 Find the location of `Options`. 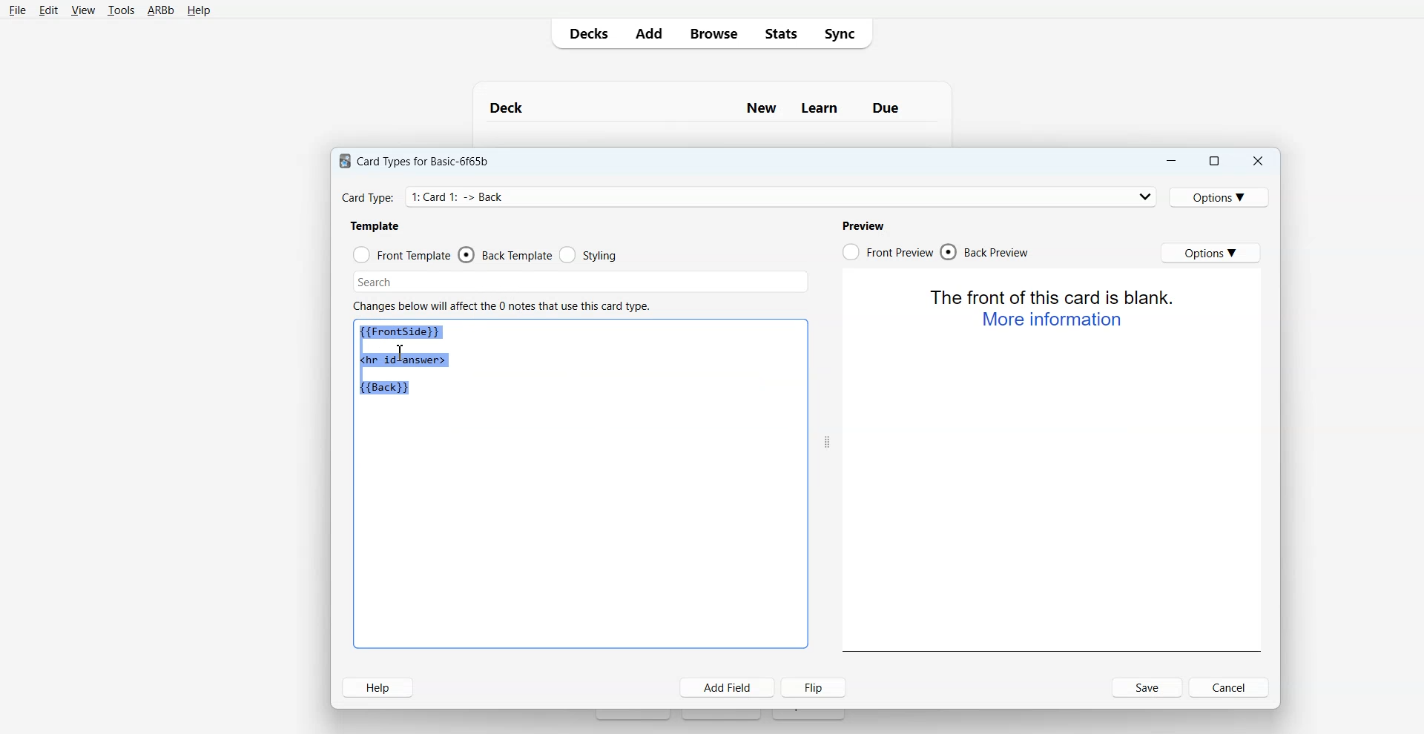

Options is located at coordinates (1222, 196).